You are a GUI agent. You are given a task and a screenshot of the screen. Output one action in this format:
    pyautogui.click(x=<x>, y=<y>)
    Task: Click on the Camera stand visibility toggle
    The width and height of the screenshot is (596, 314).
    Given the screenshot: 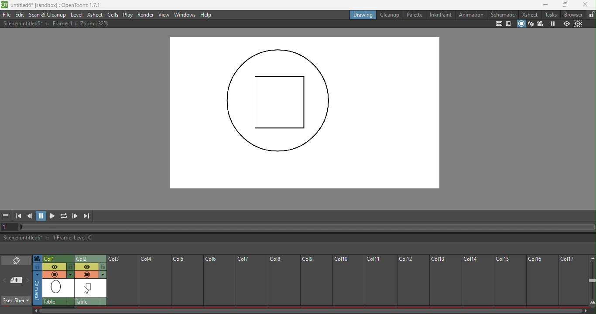 What is the action you would take?
    pyautogui.click(x=87, y=274)
    